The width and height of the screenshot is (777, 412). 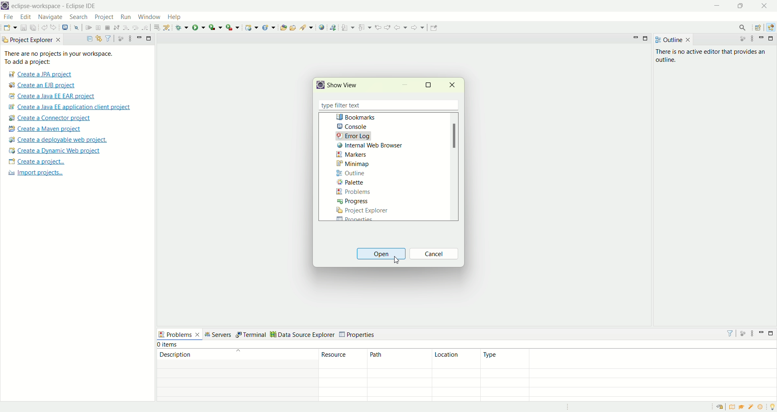 What do you see at coordinates (355, 221) in the screenshot?
I see `Properties` at bounding box center [355, 221].